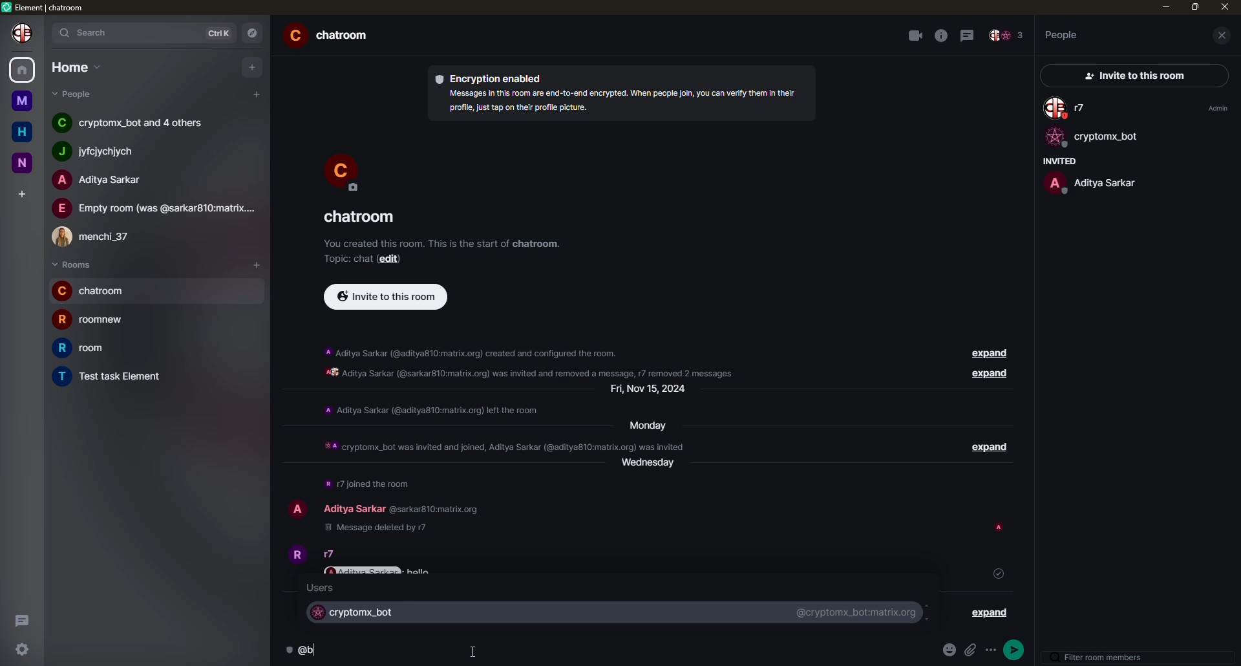 This screenshot has height=666, width=1241. I want to click on options, so click(993, 648).